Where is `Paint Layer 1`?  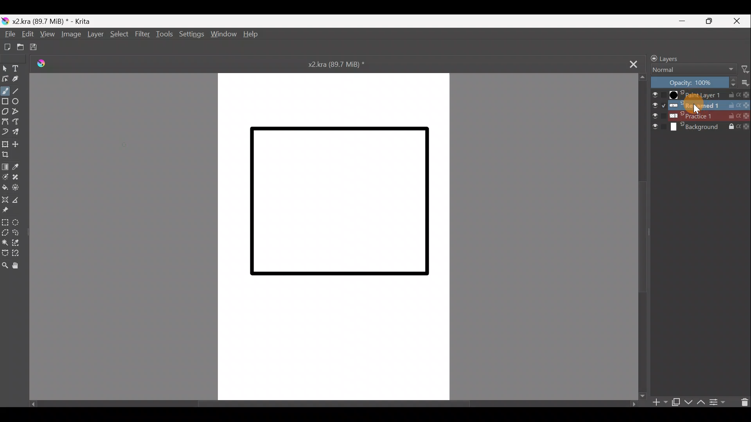 Paint Layer 1 is located at coordinates (699, 95).